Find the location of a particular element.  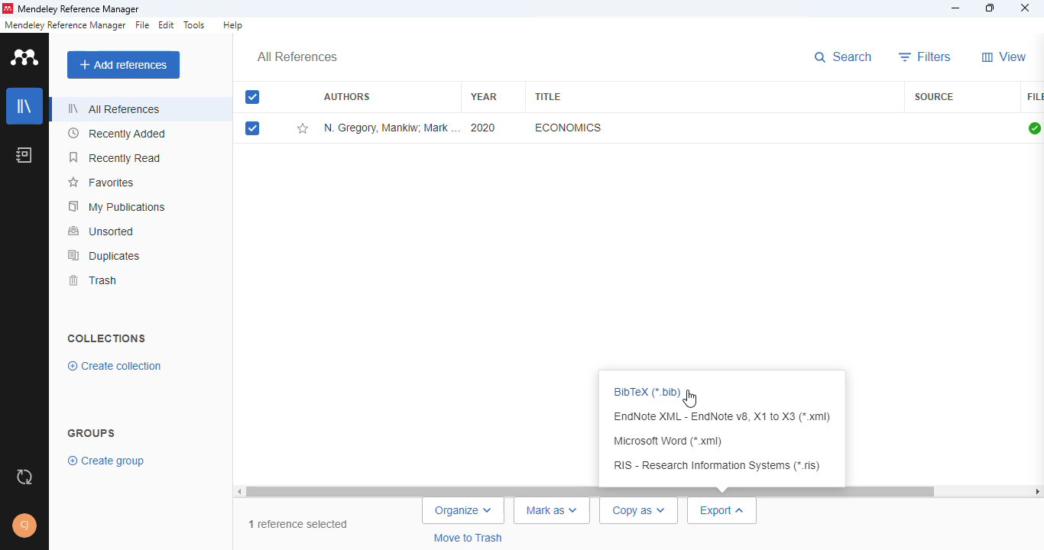

EndNote XML - EndNote v8, X1 to X3 (*.xml) is located at coordinates (723, 417).